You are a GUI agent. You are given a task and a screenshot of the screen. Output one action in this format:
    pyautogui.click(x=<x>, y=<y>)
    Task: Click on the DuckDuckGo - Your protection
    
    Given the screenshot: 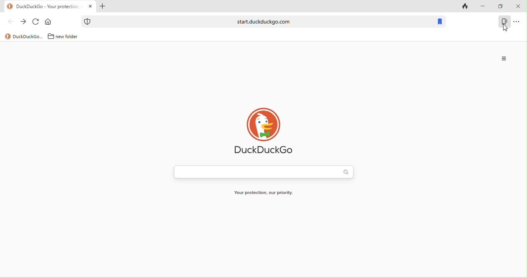 What is the action you would take?
    pyautogui.click(x=49, y=7)
    